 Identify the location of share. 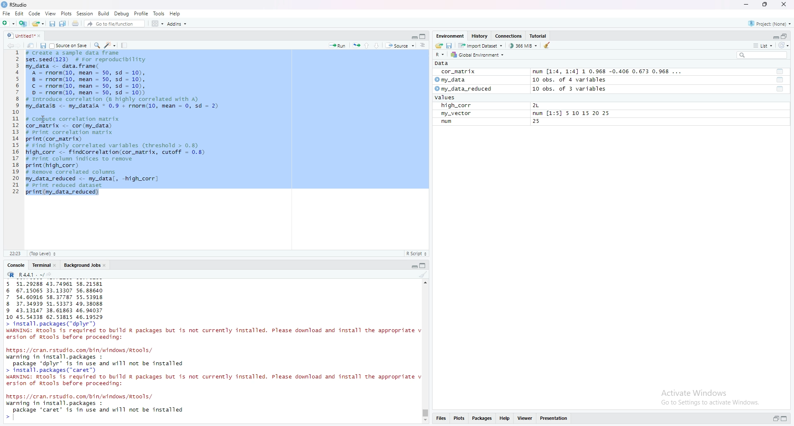
(31, 45).